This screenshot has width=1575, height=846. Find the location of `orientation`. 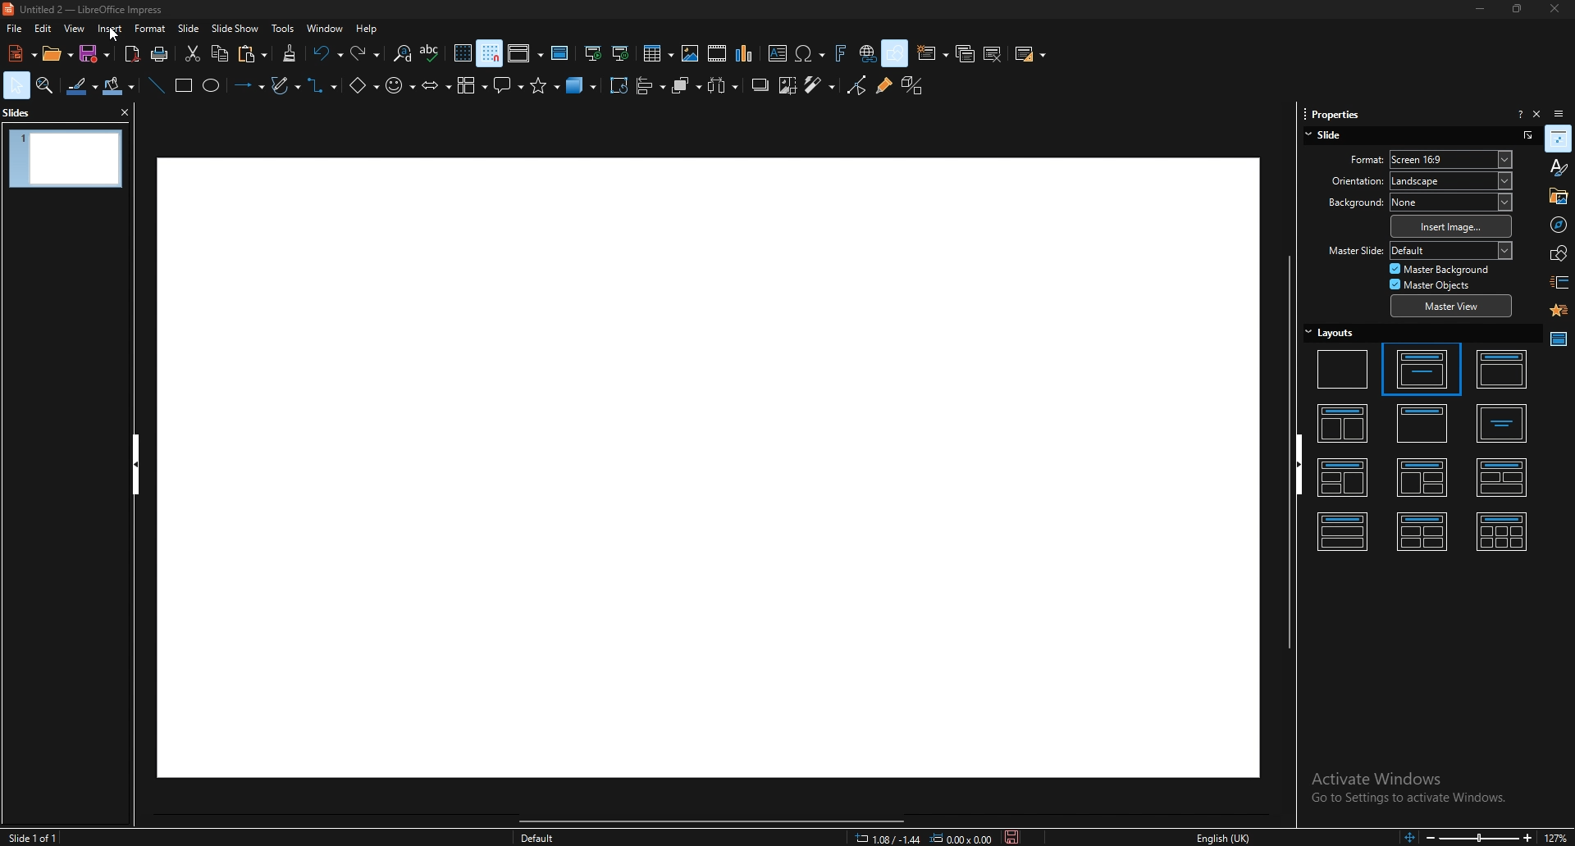

orientation is located at coordinates (1346, 180).